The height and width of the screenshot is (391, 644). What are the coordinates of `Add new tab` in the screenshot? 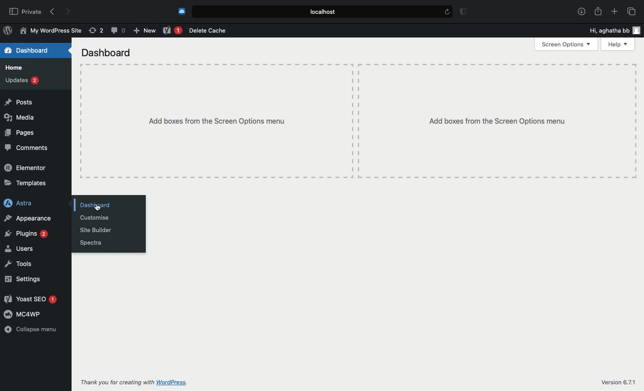 It's located at (614, 13).